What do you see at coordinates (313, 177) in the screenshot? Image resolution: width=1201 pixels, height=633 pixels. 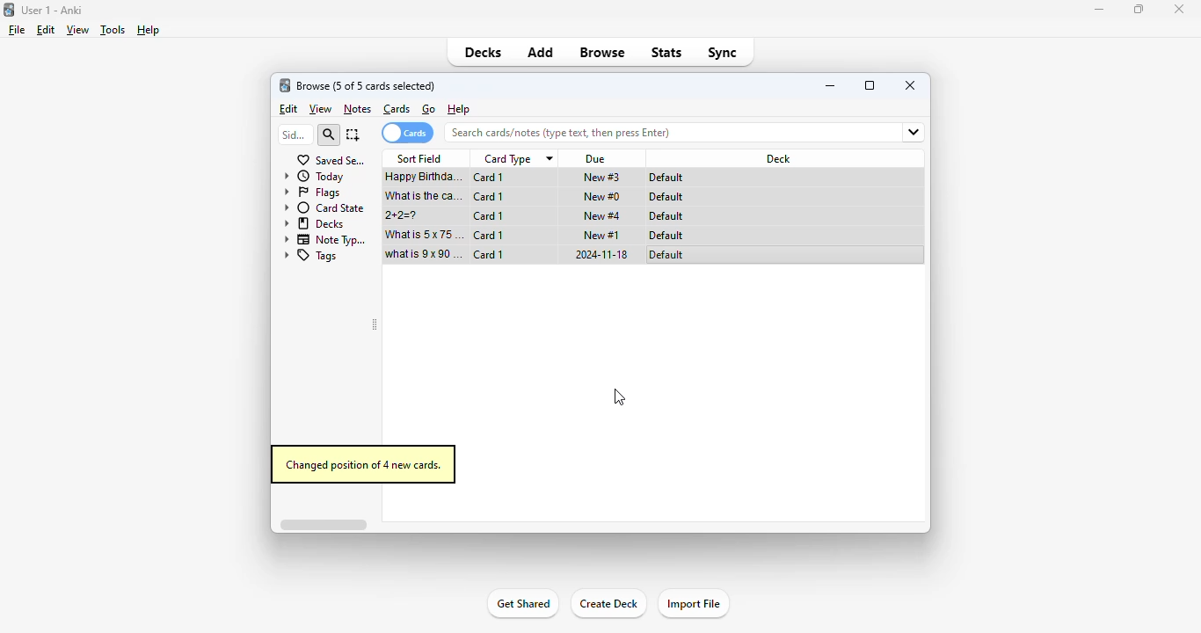 I see `today` at bounding box center [313, 177].